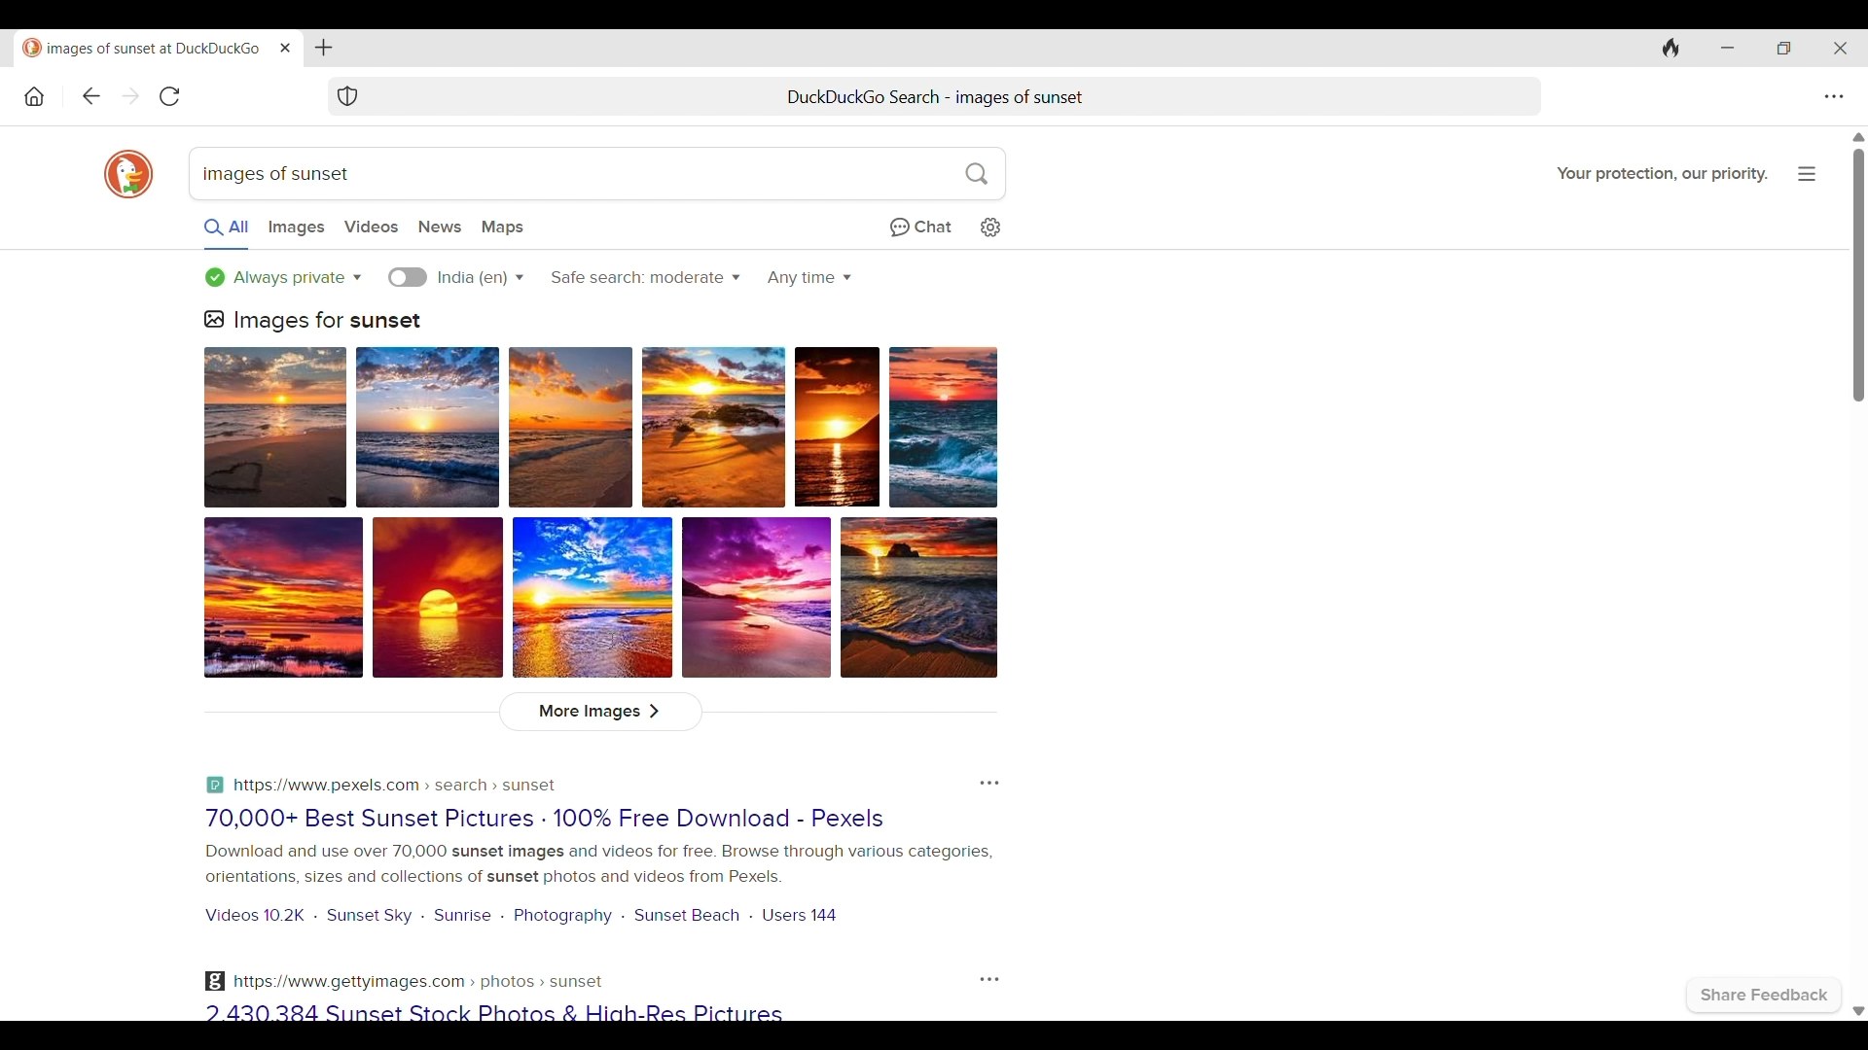 Image resolution: width=1868 pixels, height=1050 pixels. What do you see at coordinates (170, 96) in the screenshot?
I see `Refresh current page` at bounding box center [170, 96].